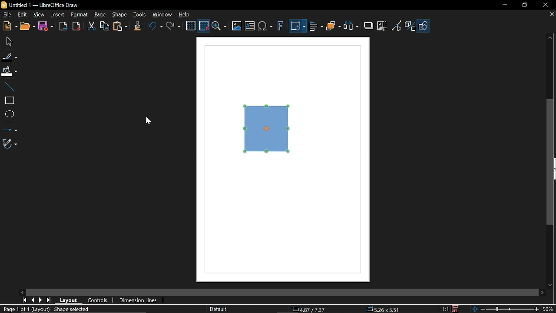 The image size is (556, 313). What do you see at coordinates (9, 41) in the screenshot?
I see `Move` at bounding box center [9, 41].